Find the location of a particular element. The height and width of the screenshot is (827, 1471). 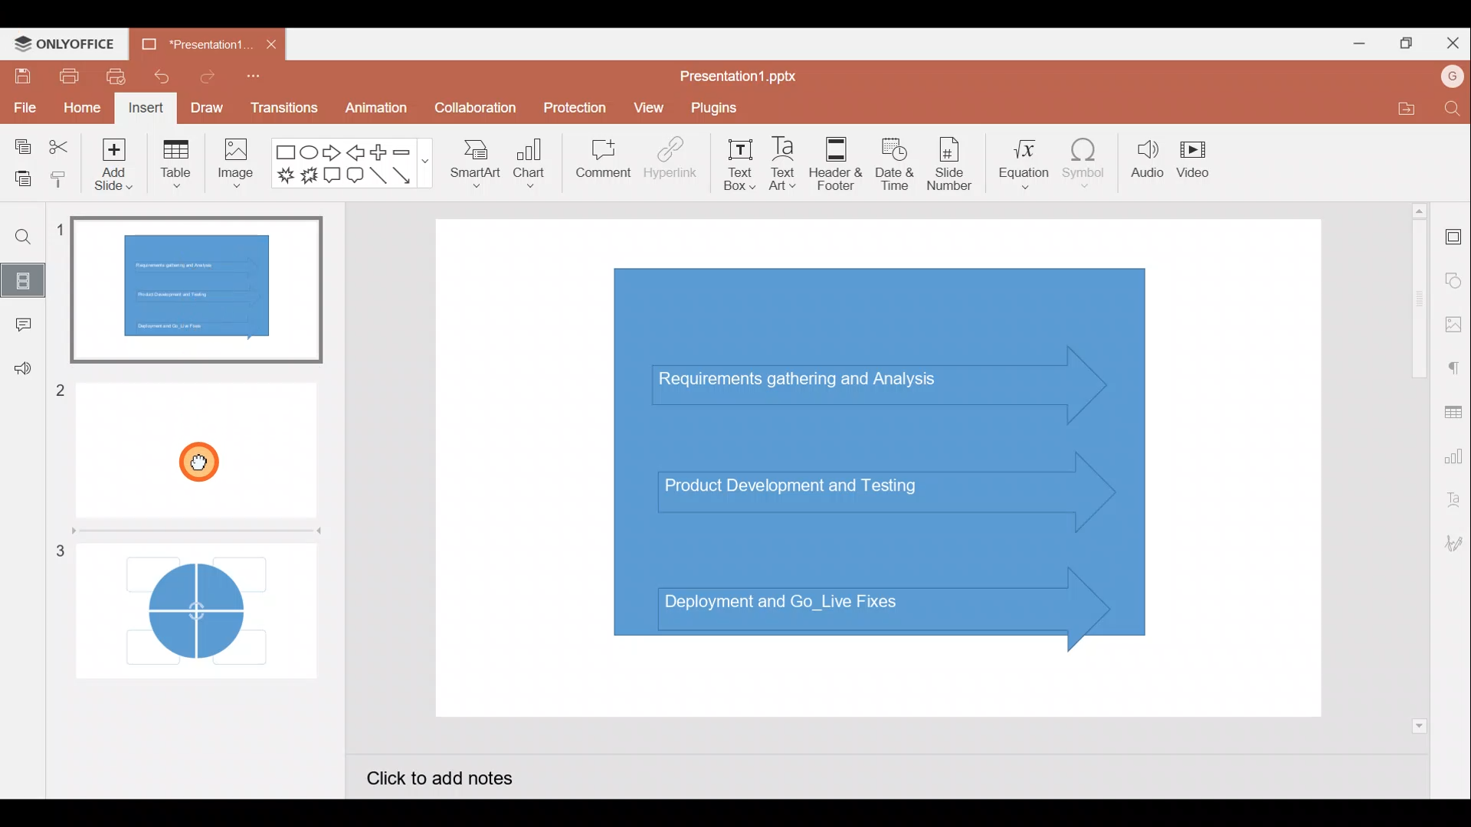

Hyperlink is located at coordinates (670, 164).